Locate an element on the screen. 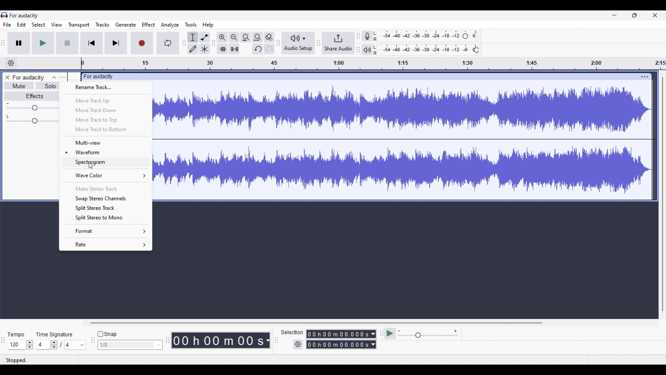 Image resolution: width=666 pixels, height=375 pixels. Zoom in is located at coordinates (223, 37).